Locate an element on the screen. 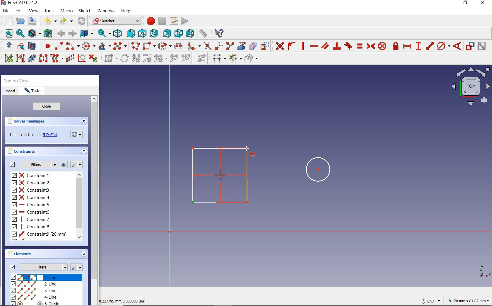 The height and width of the screenshot is (306, 492). increase b-spline degree is located at coordinates (136, 59).